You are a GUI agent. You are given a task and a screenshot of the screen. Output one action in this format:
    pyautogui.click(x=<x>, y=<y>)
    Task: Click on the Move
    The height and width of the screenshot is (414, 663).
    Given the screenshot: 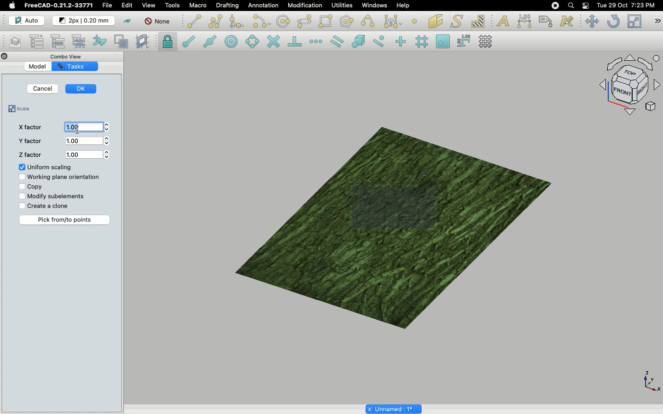 What is the action you would take?
    pyautogui.click(x=592, y=22)
    